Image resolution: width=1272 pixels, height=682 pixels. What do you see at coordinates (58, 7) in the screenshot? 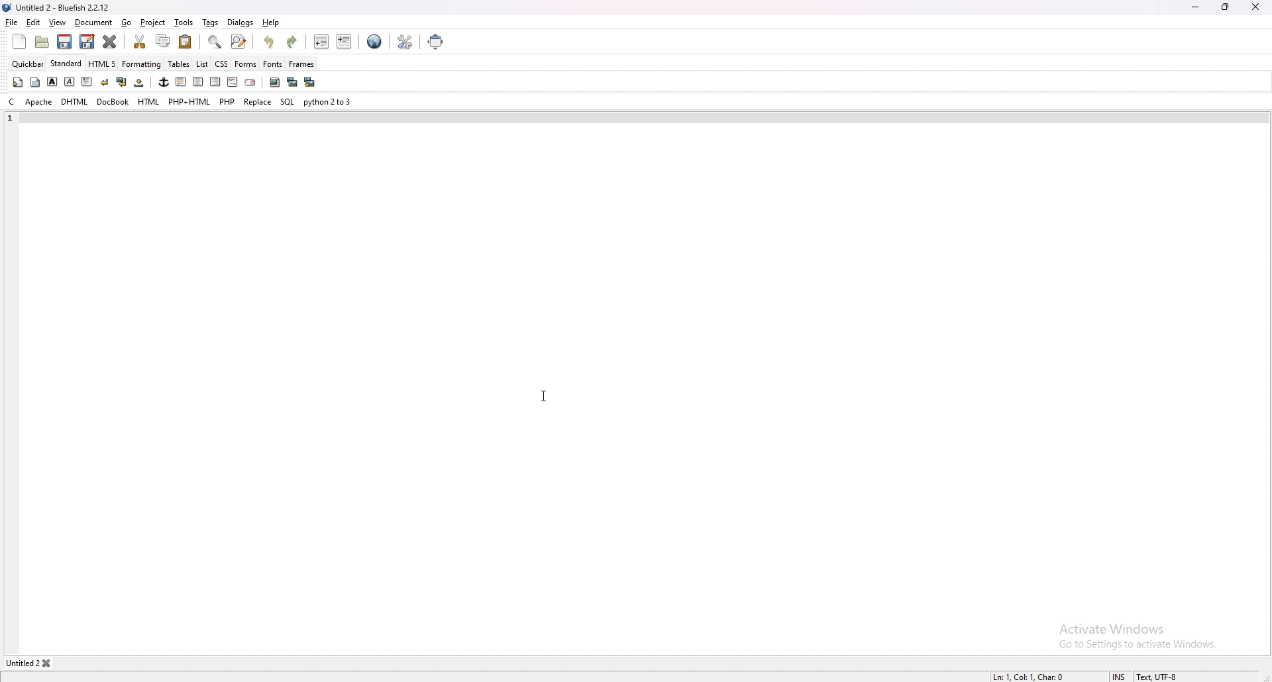
I see `file name` at bounding box center [58, 7].